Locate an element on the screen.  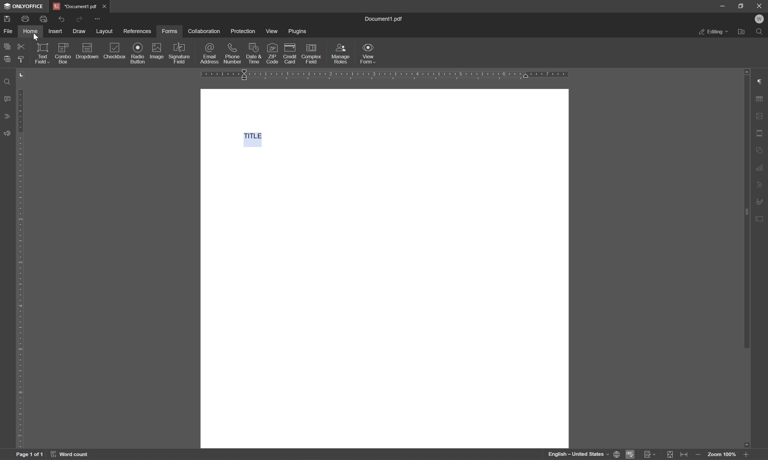
page 1 of 1 is located at coordinates (30, 453).